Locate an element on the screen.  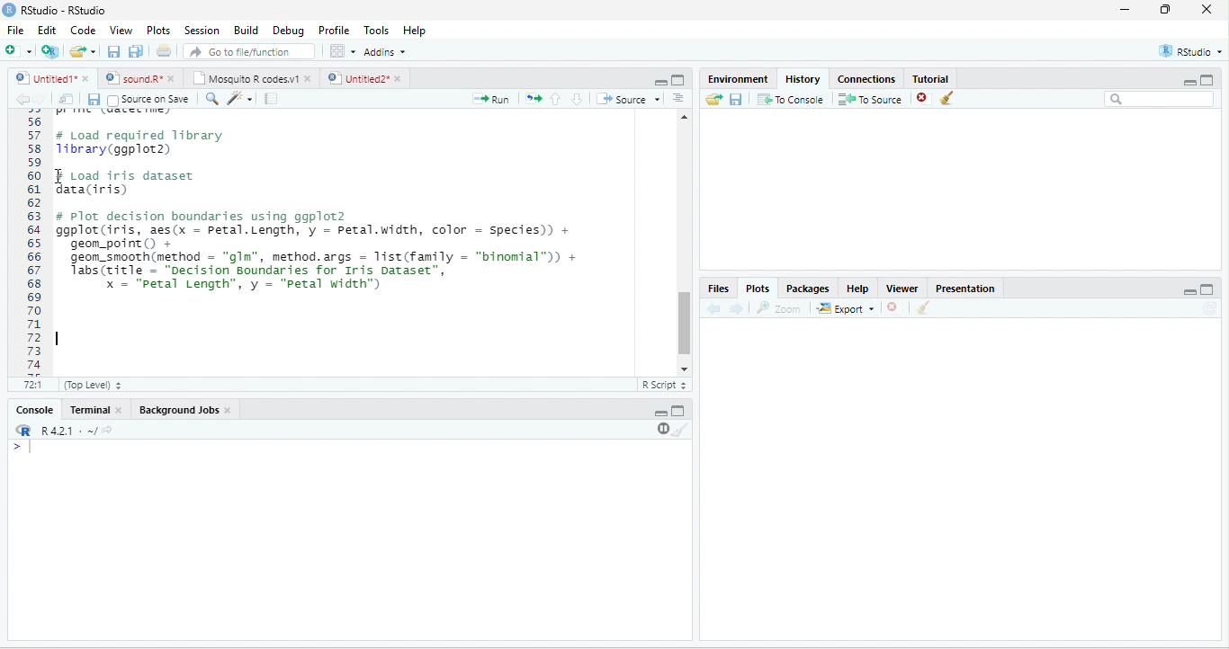
Terminal is located at coordinates (87, 409).